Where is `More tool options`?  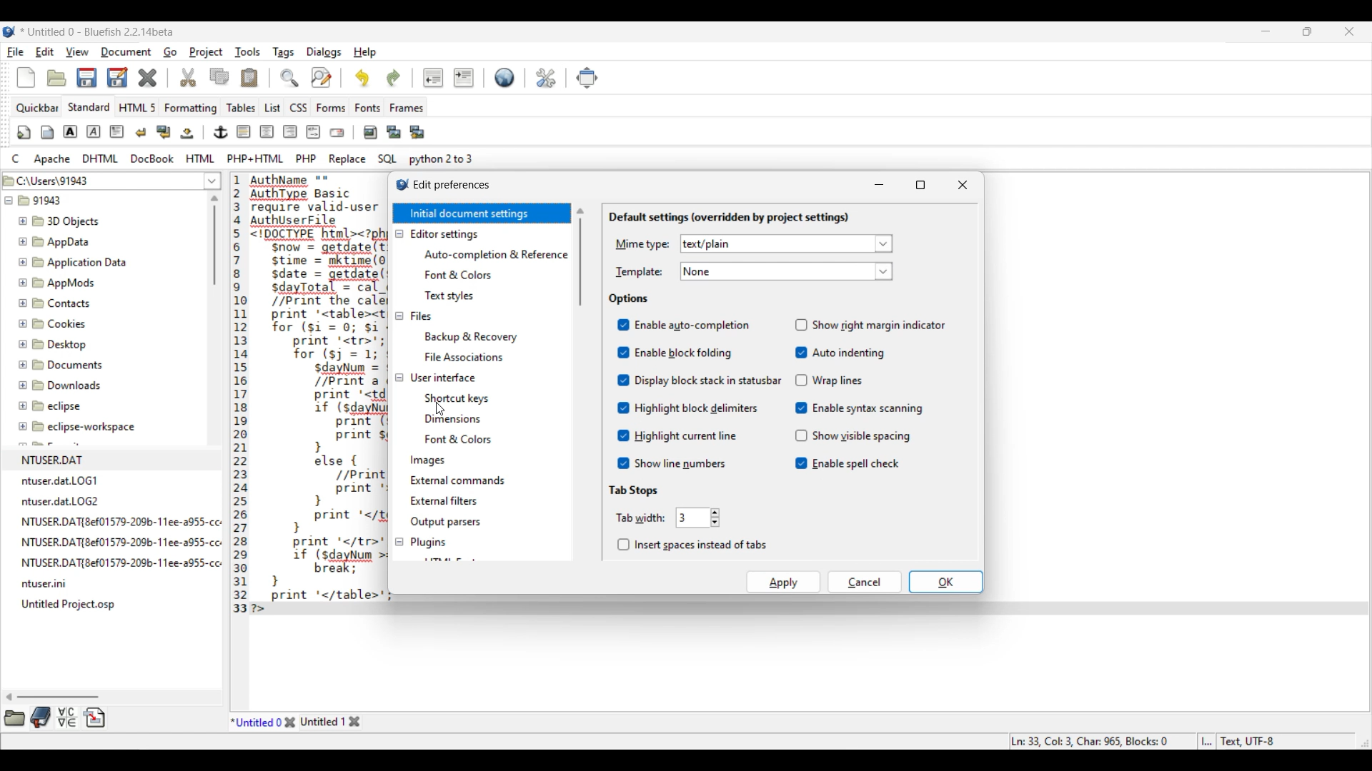
More tool options is located at coordinates (55, 717).